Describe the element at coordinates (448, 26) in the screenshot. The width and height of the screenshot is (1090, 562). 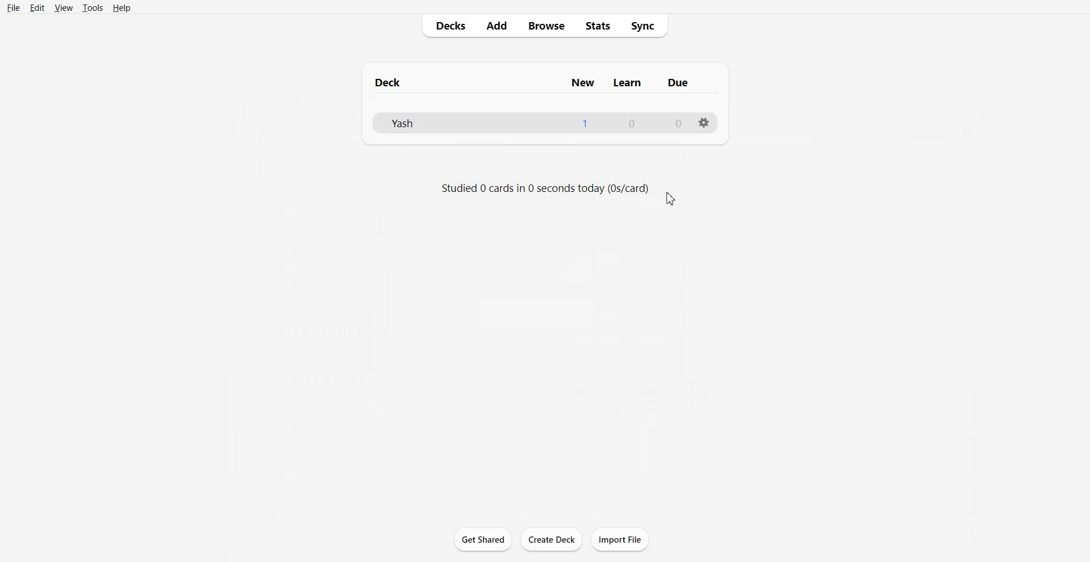
I see `Decks` at that location.